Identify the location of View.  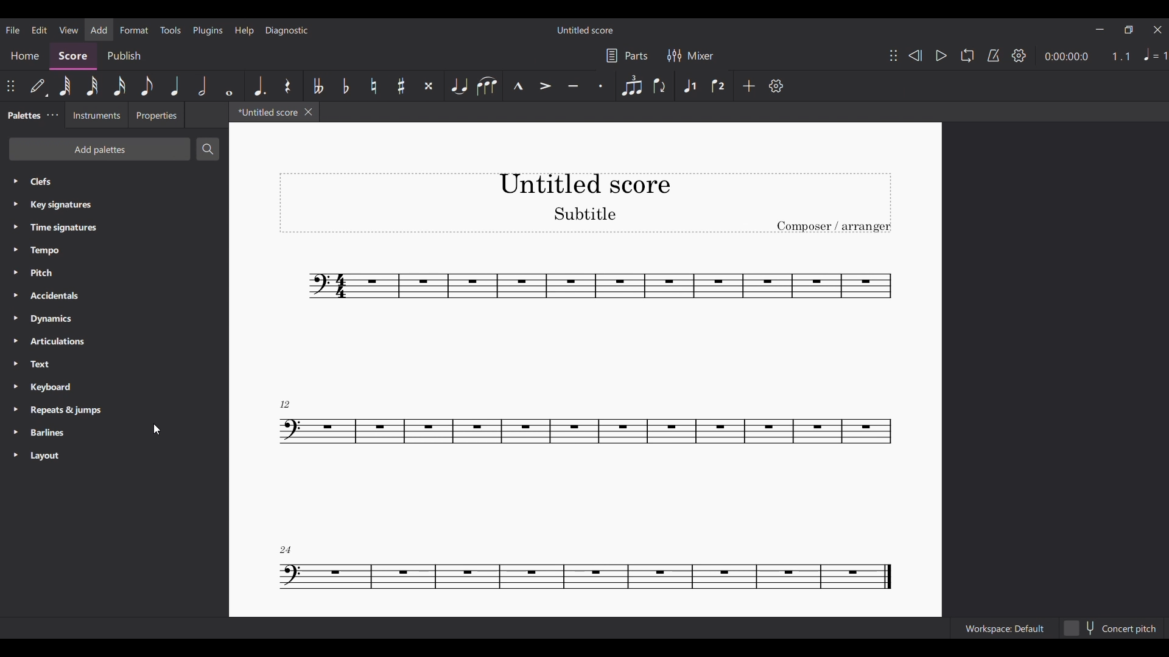
(69, 29).